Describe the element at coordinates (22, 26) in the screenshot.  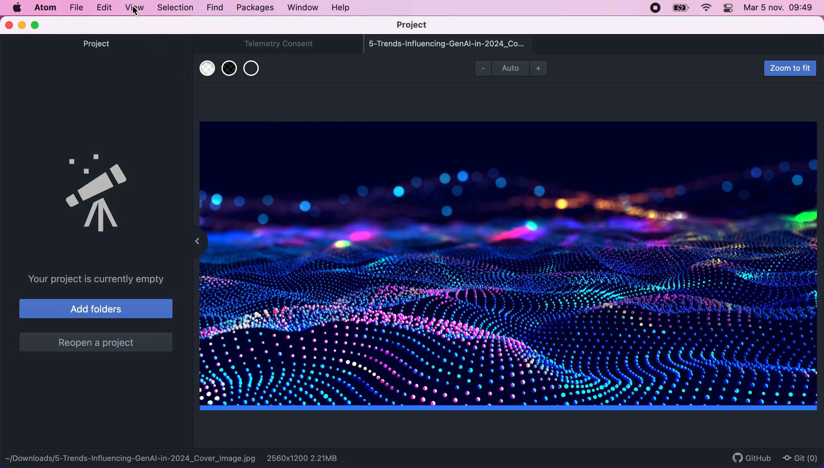
I see `minimize` at that location.